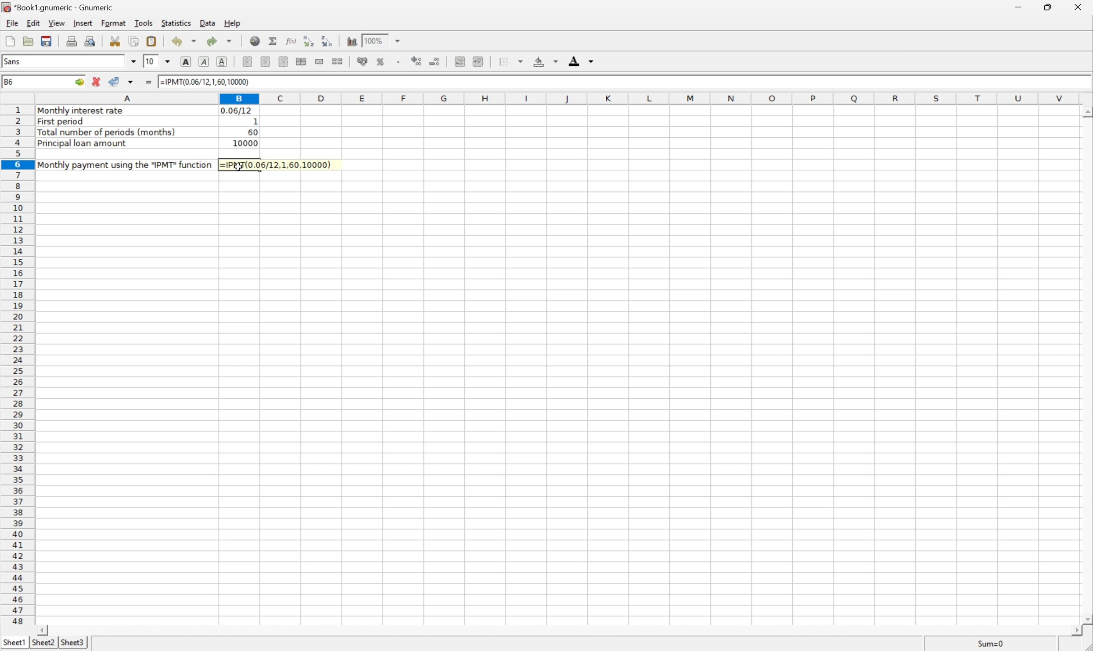  I want to click on Center horizontally, so click(266, 61).